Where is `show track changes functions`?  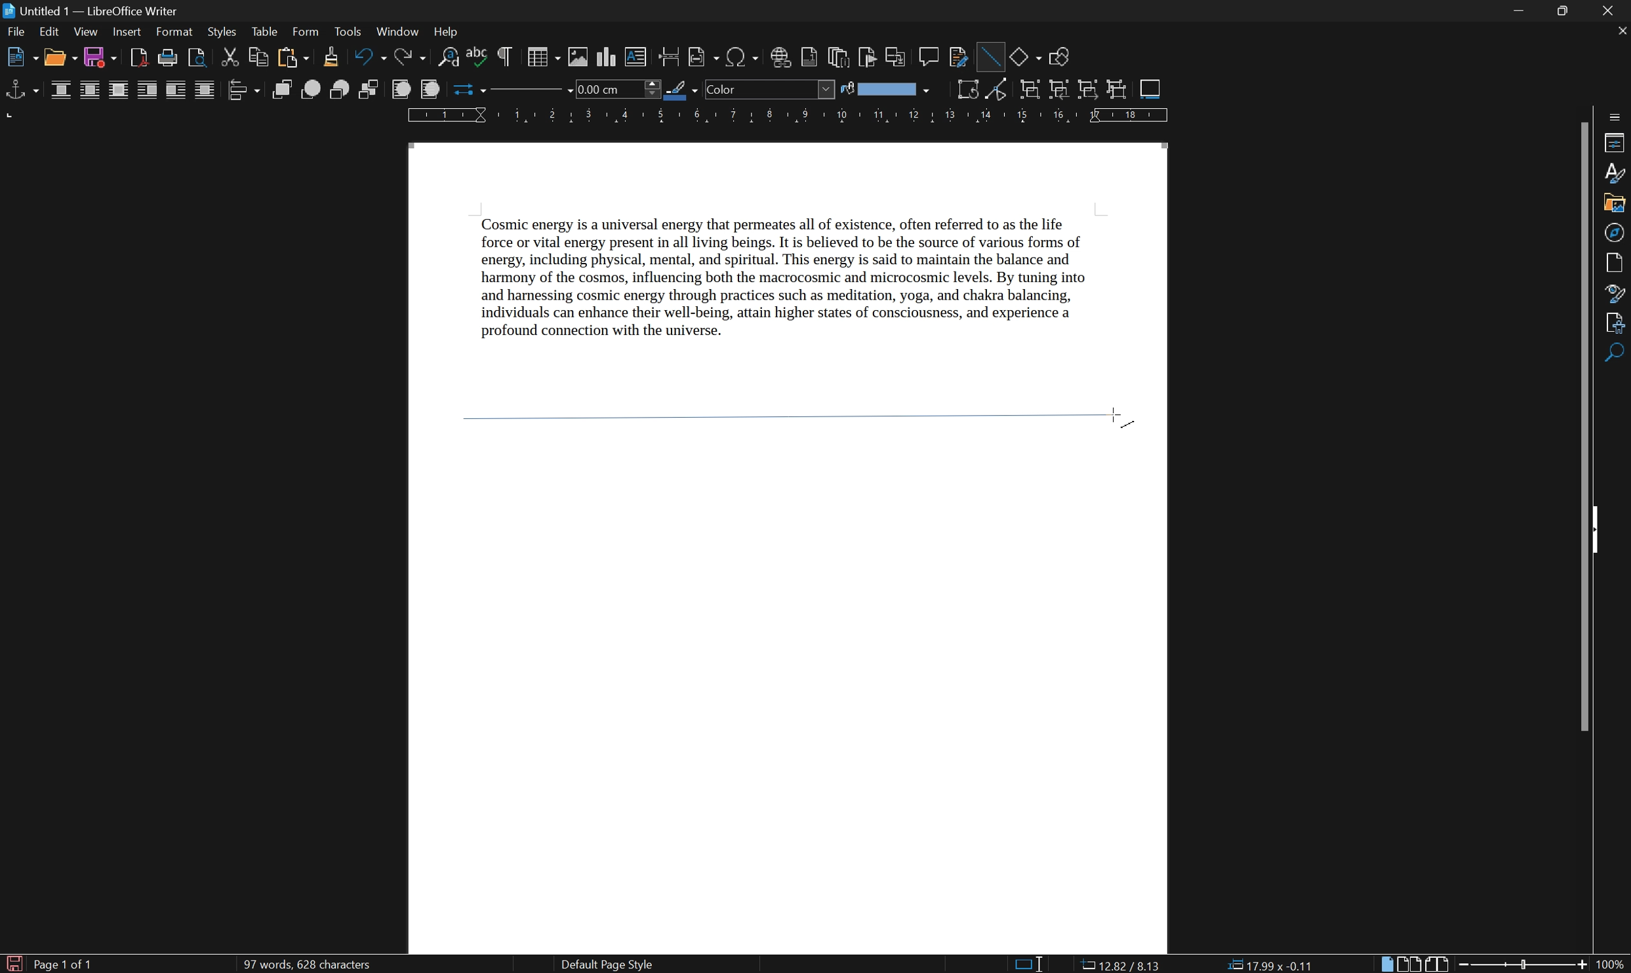
show track changes functions is located at coordinates (959, 58).